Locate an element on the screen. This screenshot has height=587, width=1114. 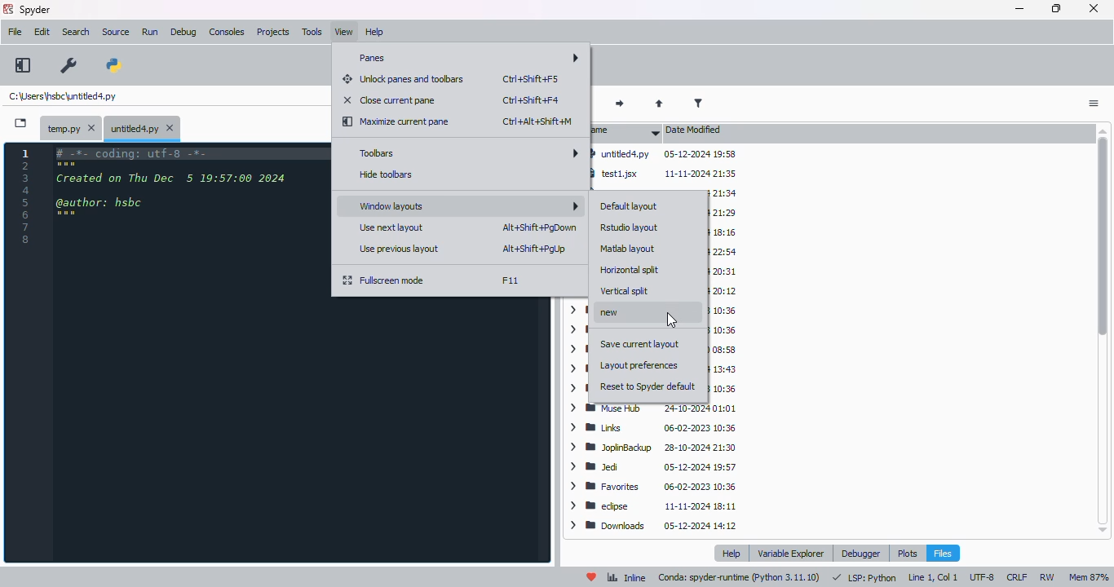
window layouts is located at coordinates (466, 205).